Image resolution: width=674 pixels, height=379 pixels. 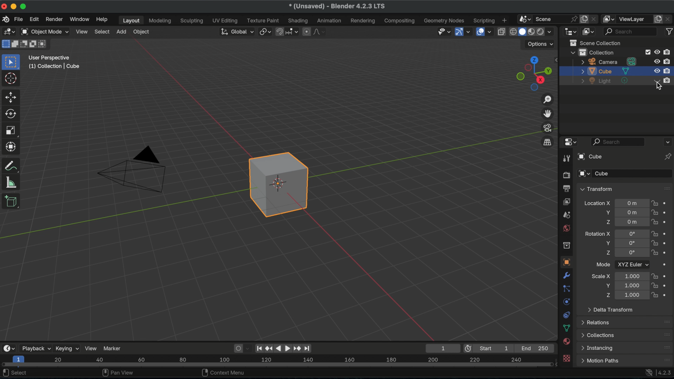 What do you see at coordinates (656, 60) in the screenshot?
I see `hide in viewport` at bounding box center [656, 60].